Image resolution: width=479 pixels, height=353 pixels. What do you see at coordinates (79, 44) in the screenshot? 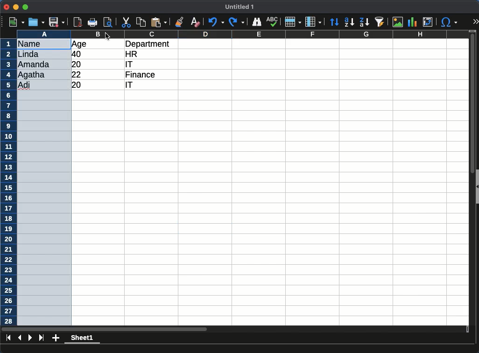
I see `age` at bounding box center [79, 44].